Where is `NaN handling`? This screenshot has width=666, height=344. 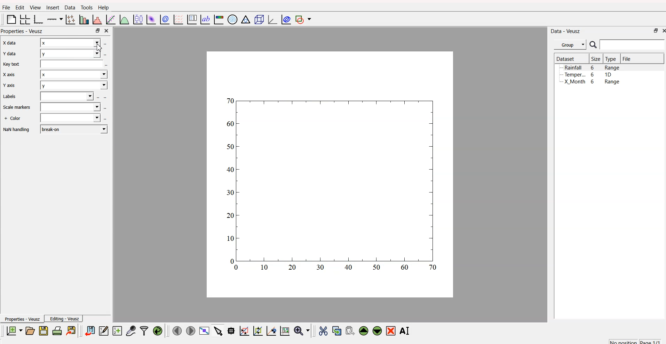 NaN handling is located at coordinates (17, 130).